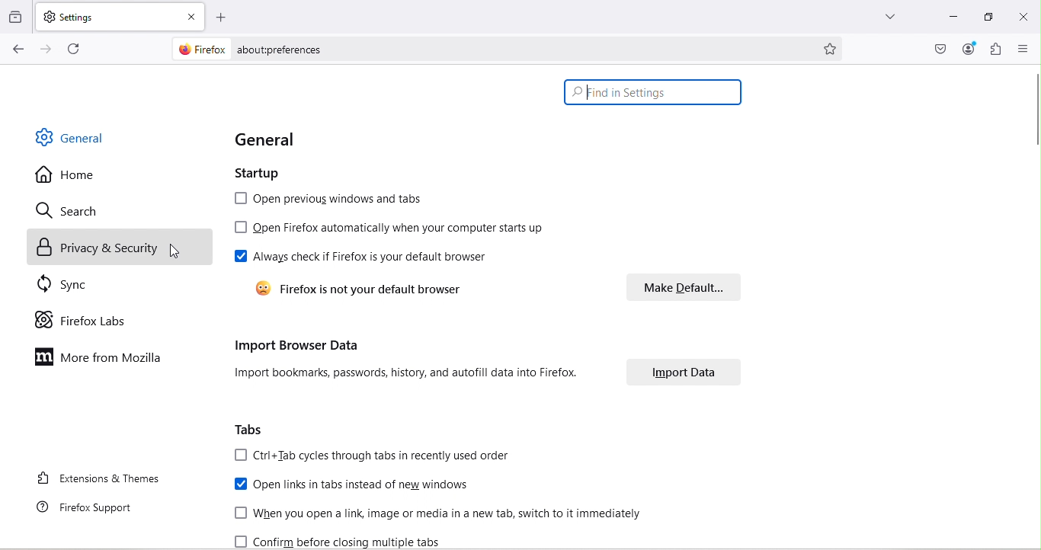 This screenshot has height=550, width=1041. Describe the element at coordinates (889, 19) in the screenshot. I see `List all tabs` at that location.